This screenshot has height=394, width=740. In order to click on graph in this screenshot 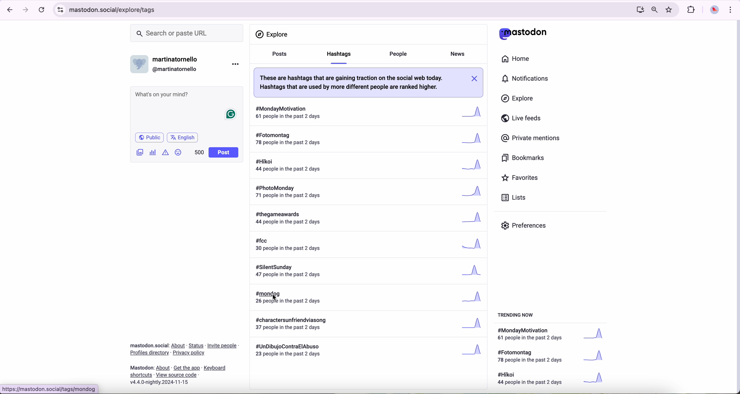, I will do `click(598, 335)`.